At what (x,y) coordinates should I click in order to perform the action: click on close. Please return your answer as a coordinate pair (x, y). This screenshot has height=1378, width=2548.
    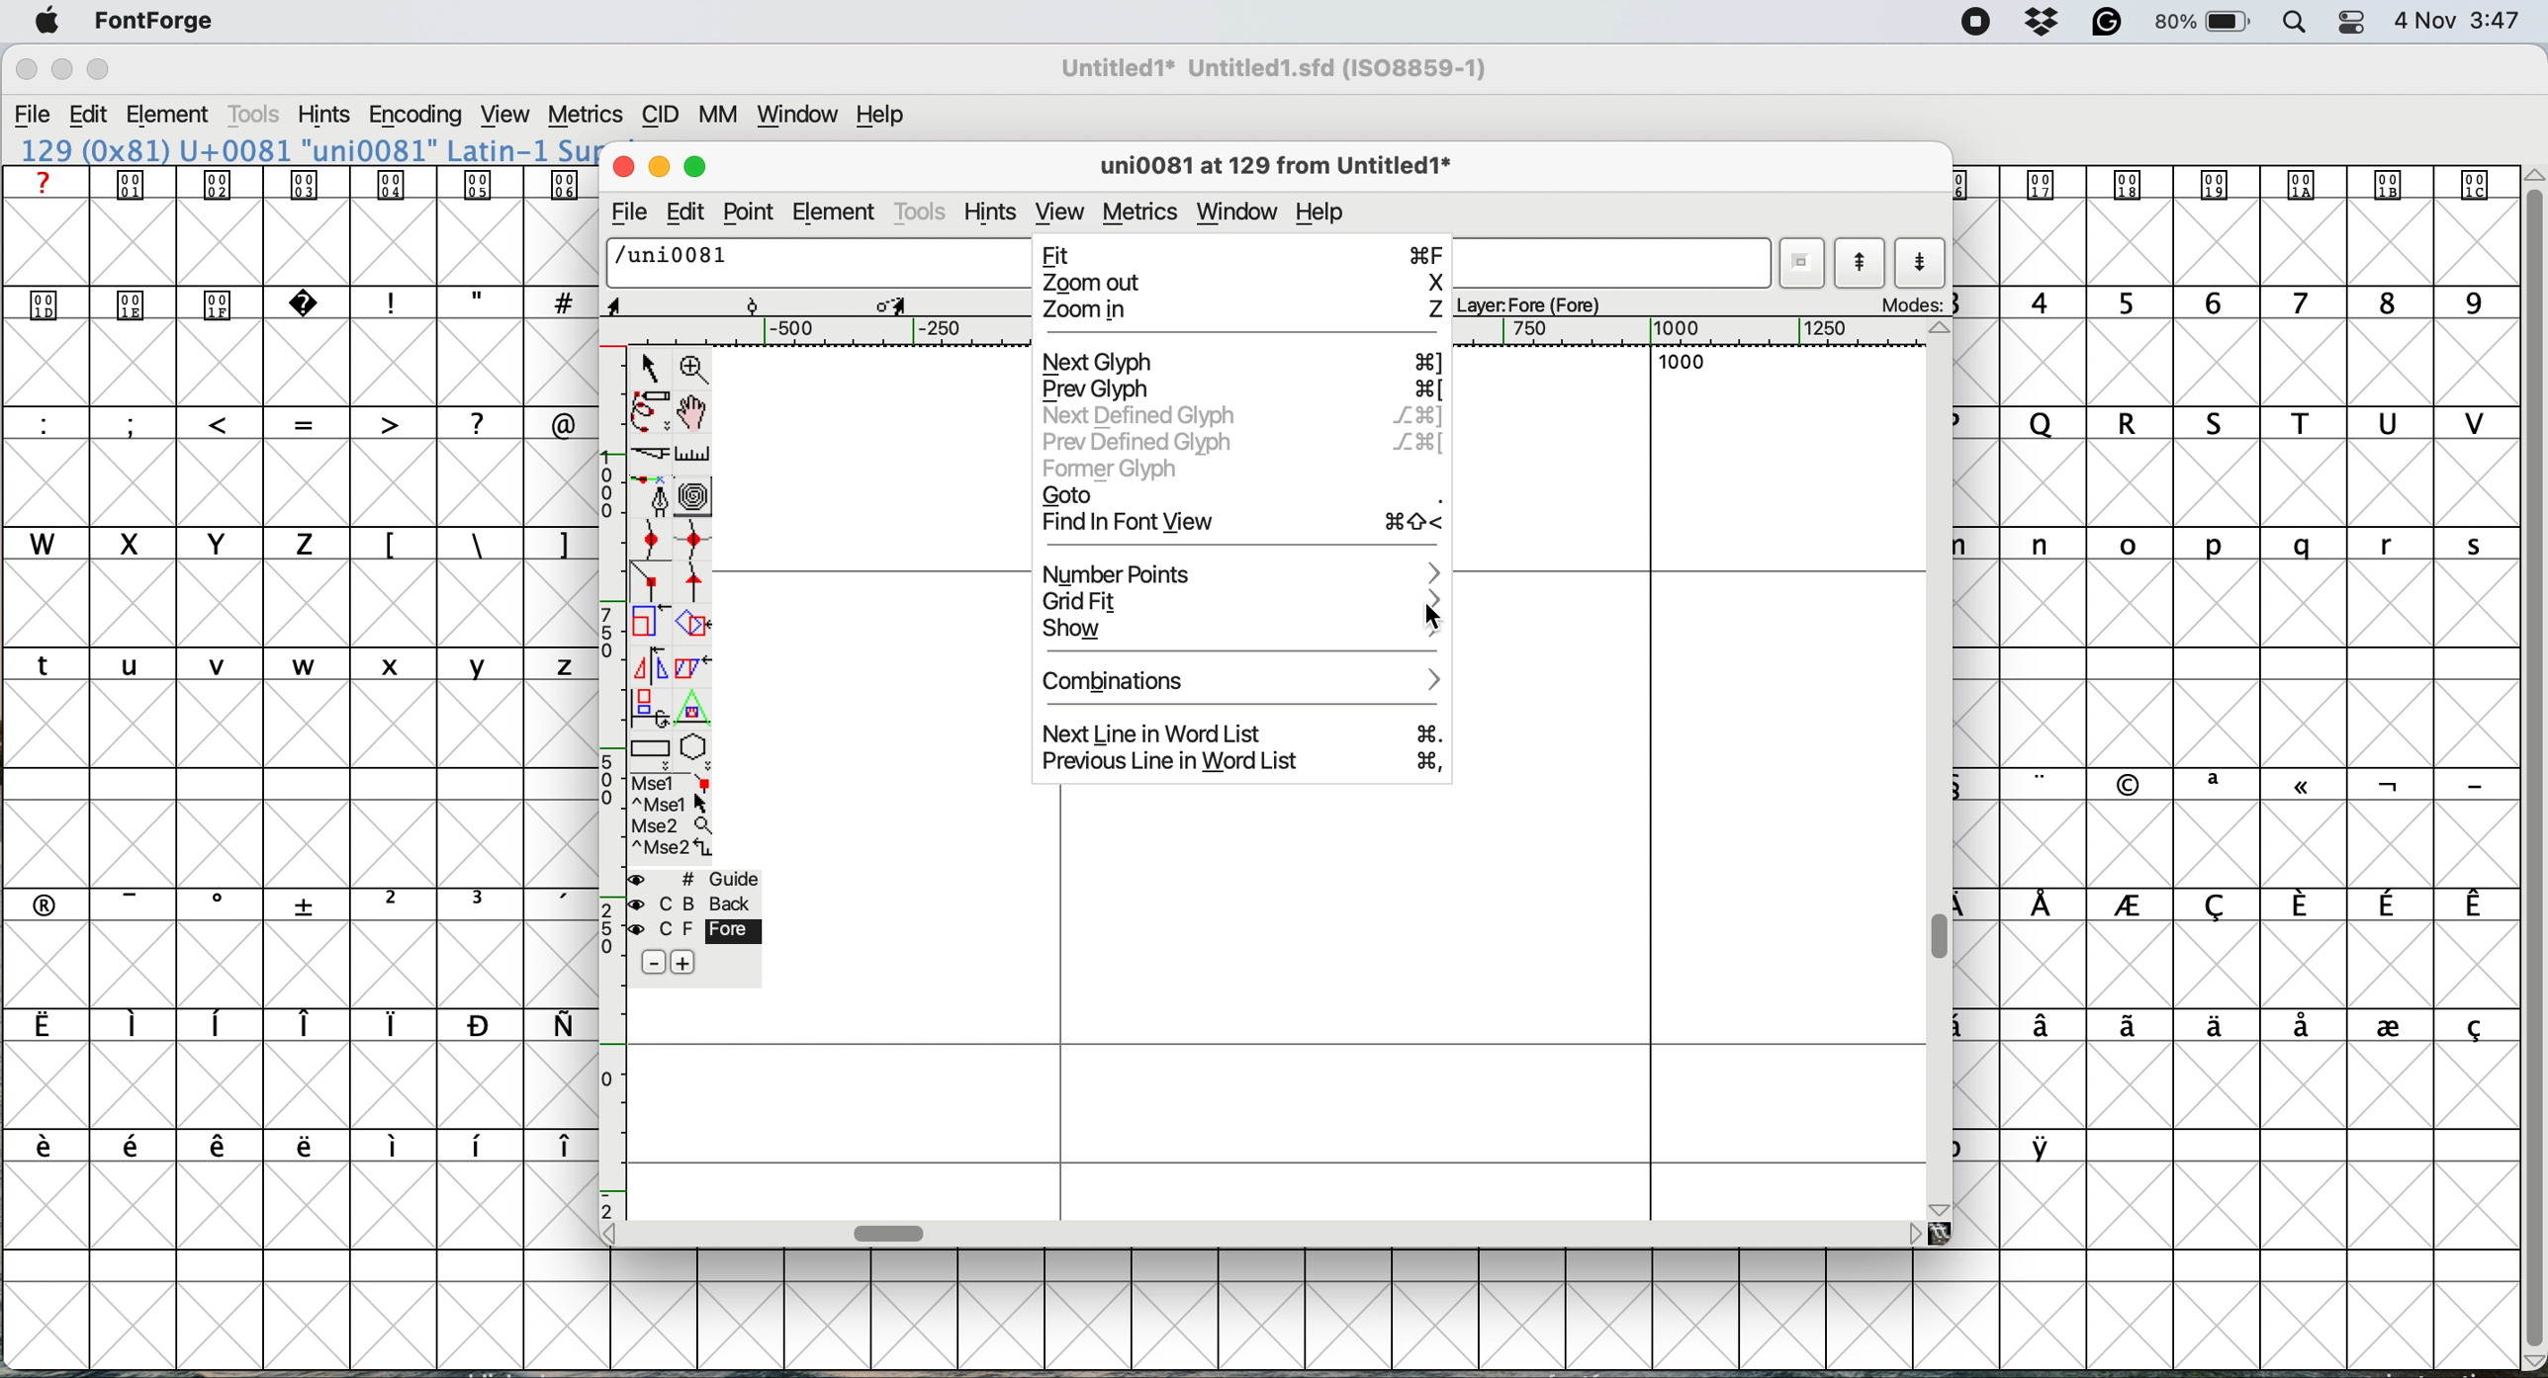
    Looking at the image, I should click on (626, 169).